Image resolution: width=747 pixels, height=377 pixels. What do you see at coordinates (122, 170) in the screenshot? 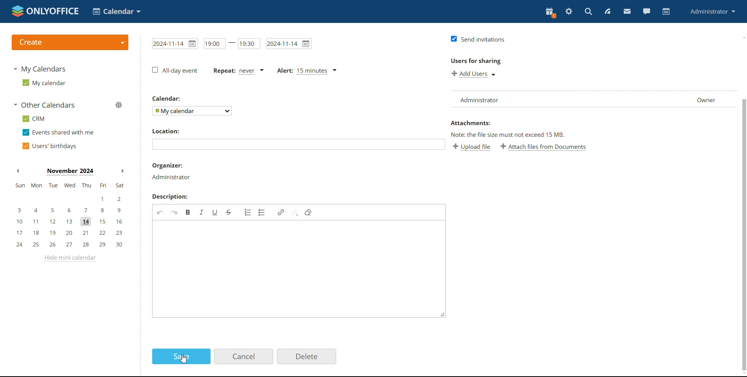
I see `next month` at bounding box center [122, 170].